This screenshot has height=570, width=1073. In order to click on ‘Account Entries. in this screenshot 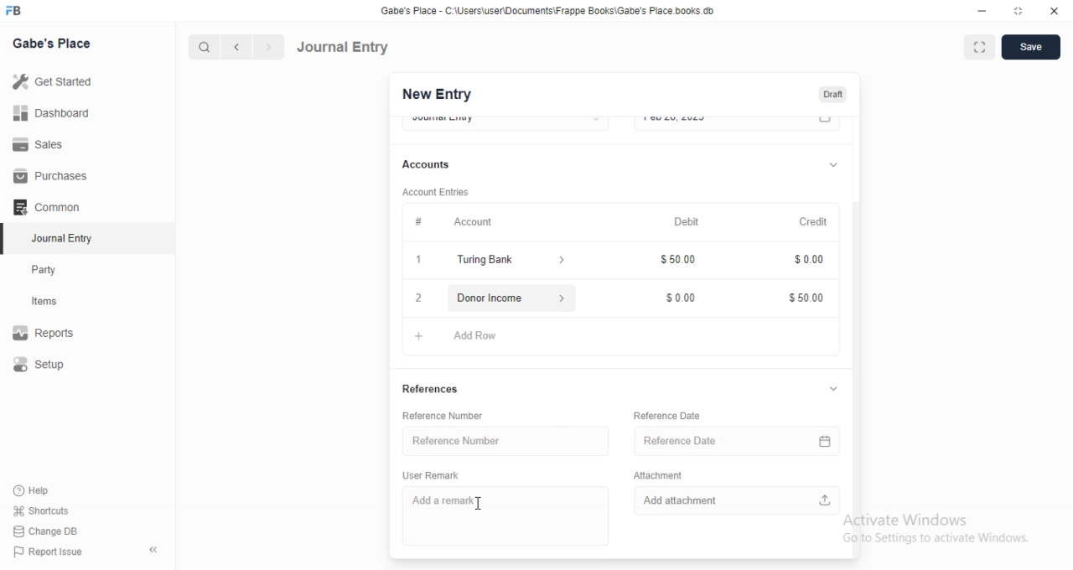, I will do `click(438, 194)`.